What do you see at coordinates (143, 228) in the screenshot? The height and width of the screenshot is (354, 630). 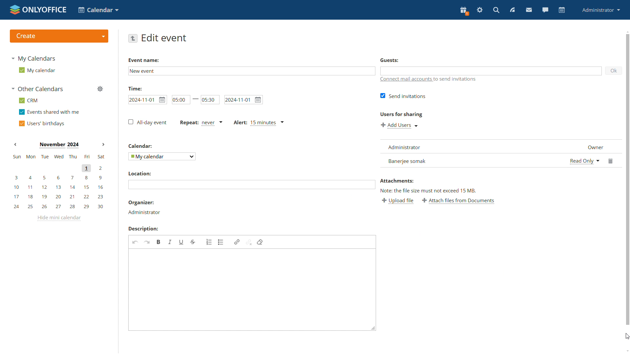 I see `Description` at bounding box center [143, 228].